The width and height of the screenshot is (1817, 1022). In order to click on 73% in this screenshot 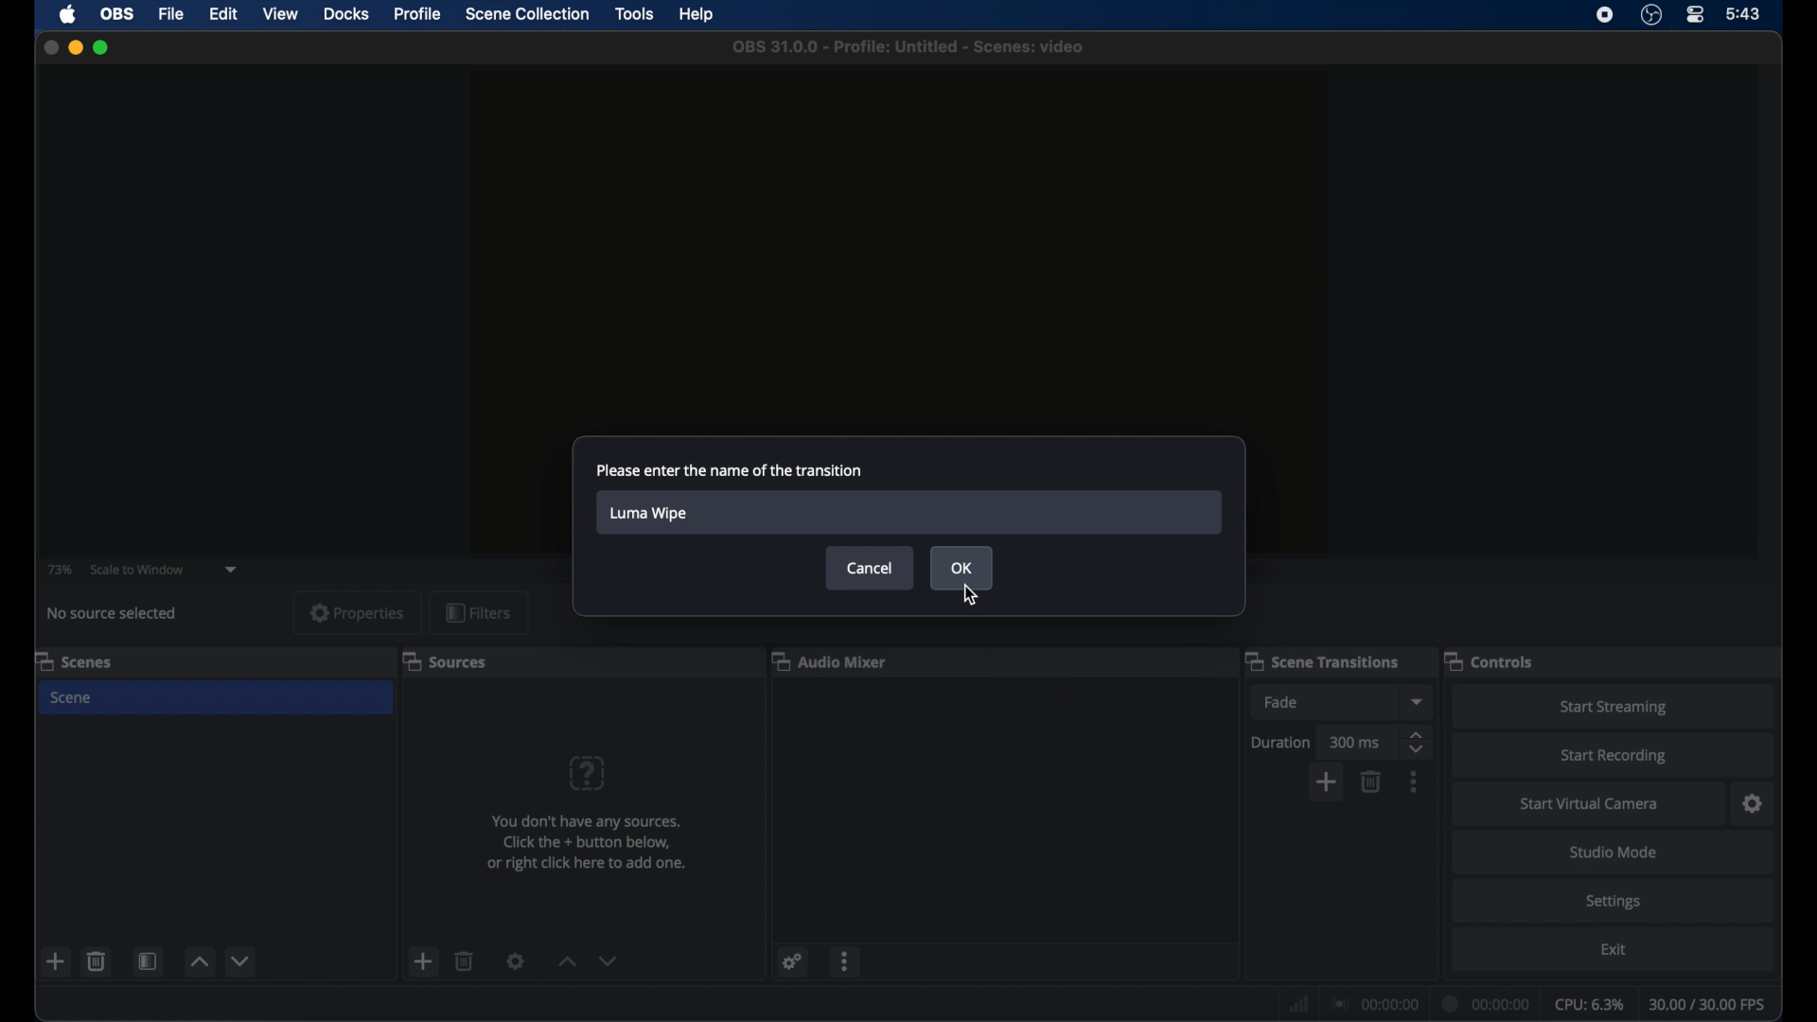, I will do `click(59, 570)`.